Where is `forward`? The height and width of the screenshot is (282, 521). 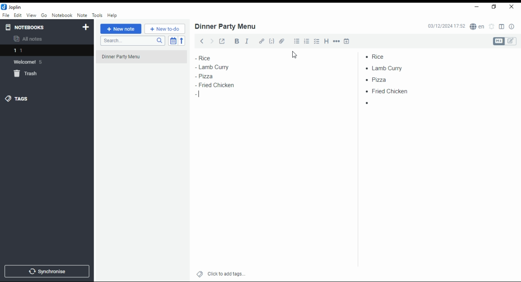
forward is located at coordinates (211, 40).